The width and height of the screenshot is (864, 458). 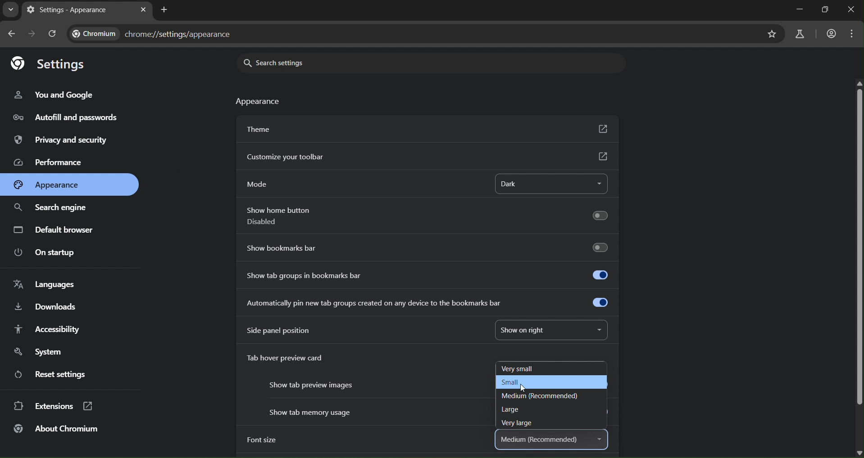 What do you see at coordinates (50, 253) in the screenshot?
I see `on startup` at bounding box center [50, 253].